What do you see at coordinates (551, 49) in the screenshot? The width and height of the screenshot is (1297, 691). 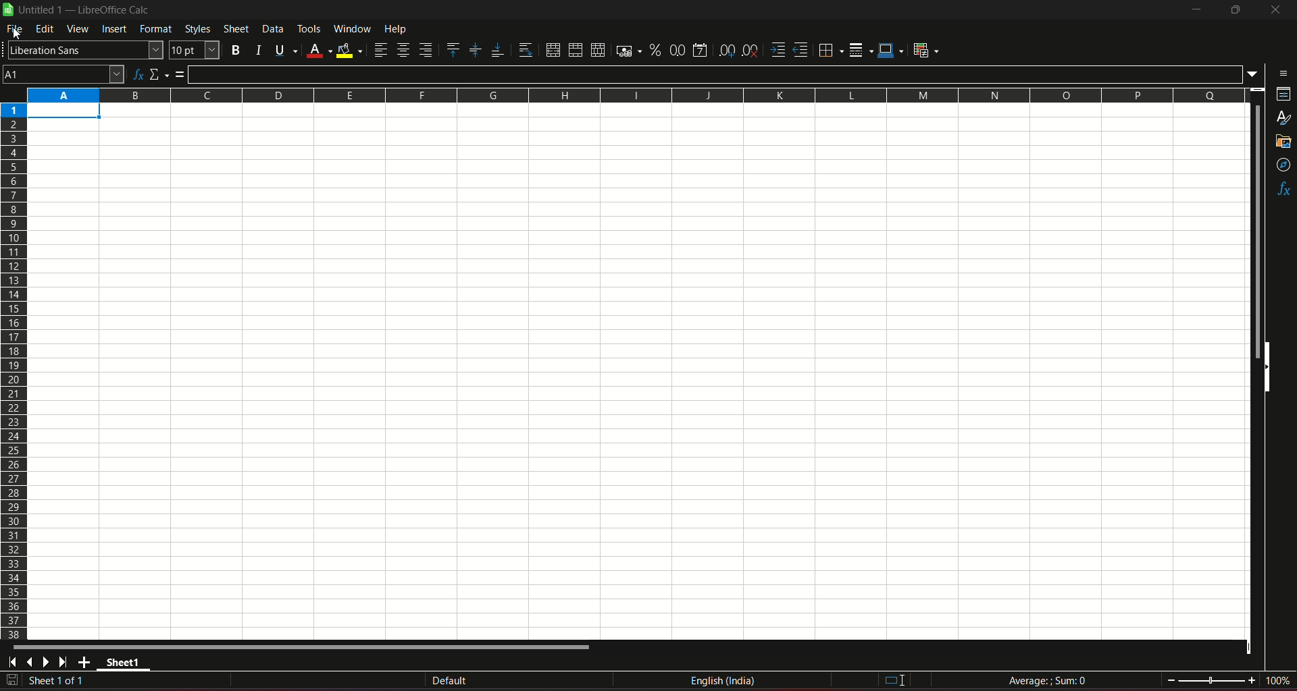 I see `merge and center` at bounding box center [551, 49].